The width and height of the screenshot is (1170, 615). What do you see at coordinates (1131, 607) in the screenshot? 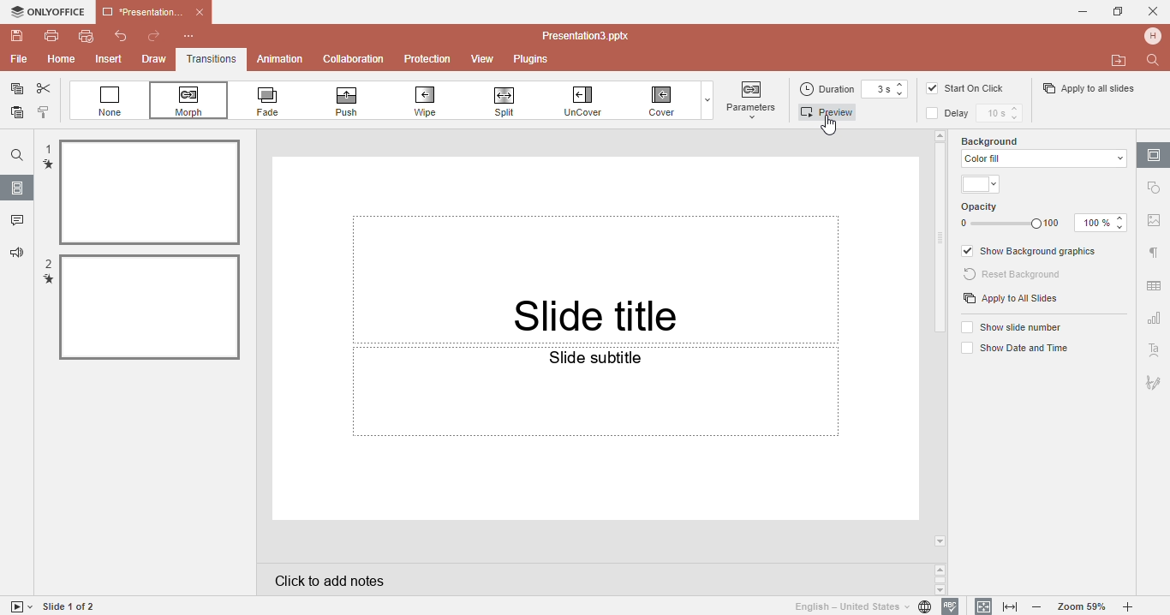
I see `Zoom in` at bounding box center [1131, 607].